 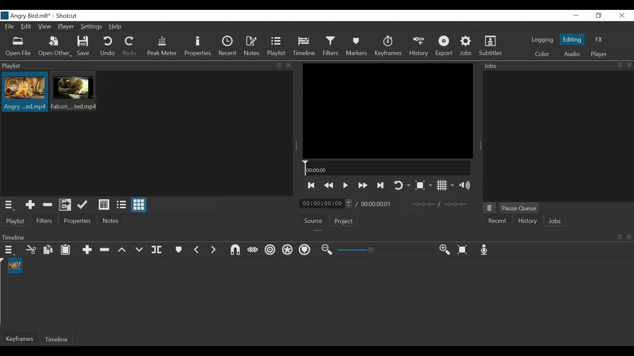 What do you see at coordinates (446, 251) in the screenshot?
I see `Zoom timeline in` at bounding box center [446, 251].